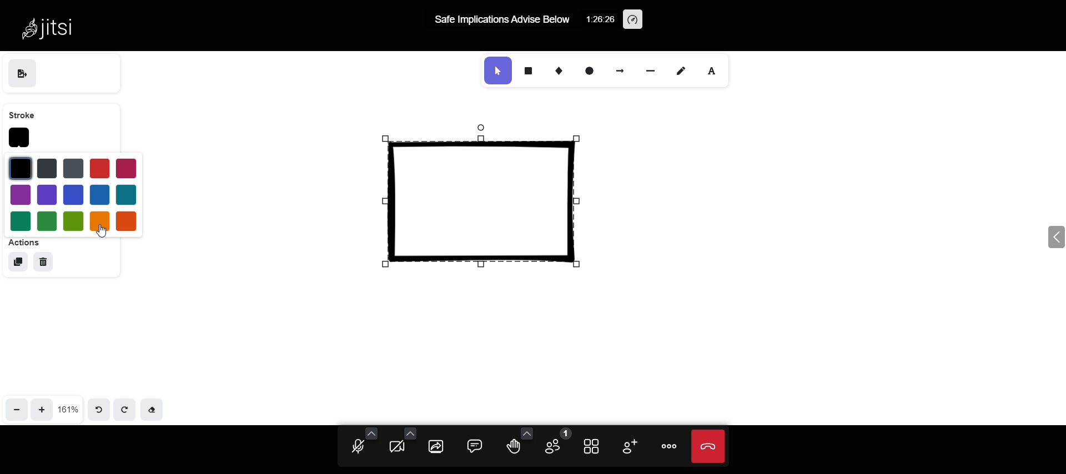 The width and height of the screenshot is (1066, 474). What do you see at coordinates (156, 408) in the screenshot?
I see `Eraser` at bounding box center [156, 408].